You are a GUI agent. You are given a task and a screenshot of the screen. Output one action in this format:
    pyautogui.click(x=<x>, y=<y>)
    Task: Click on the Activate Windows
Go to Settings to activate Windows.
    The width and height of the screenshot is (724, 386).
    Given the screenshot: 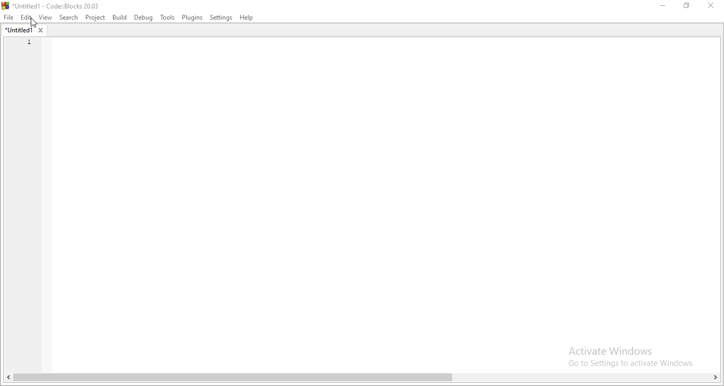 What is the action you would take?
    pyautogui.click(x=632, y=355)
    